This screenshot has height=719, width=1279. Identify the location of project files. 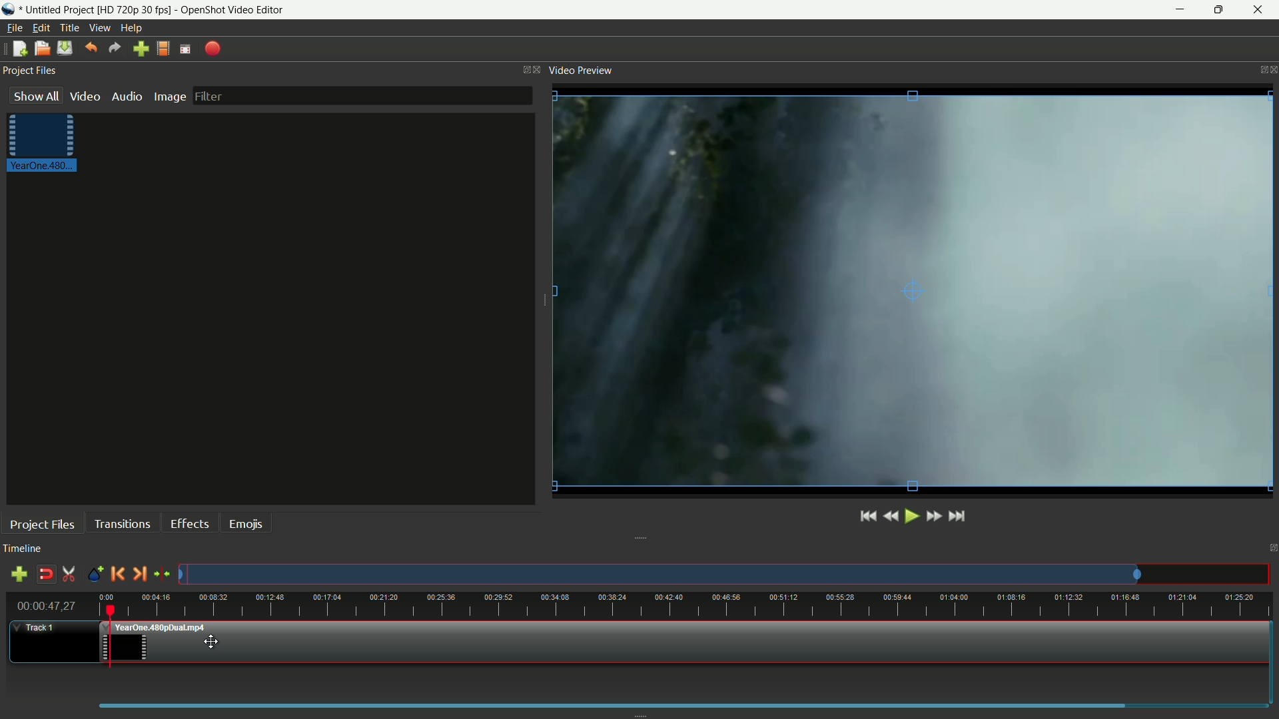
(29, 71).